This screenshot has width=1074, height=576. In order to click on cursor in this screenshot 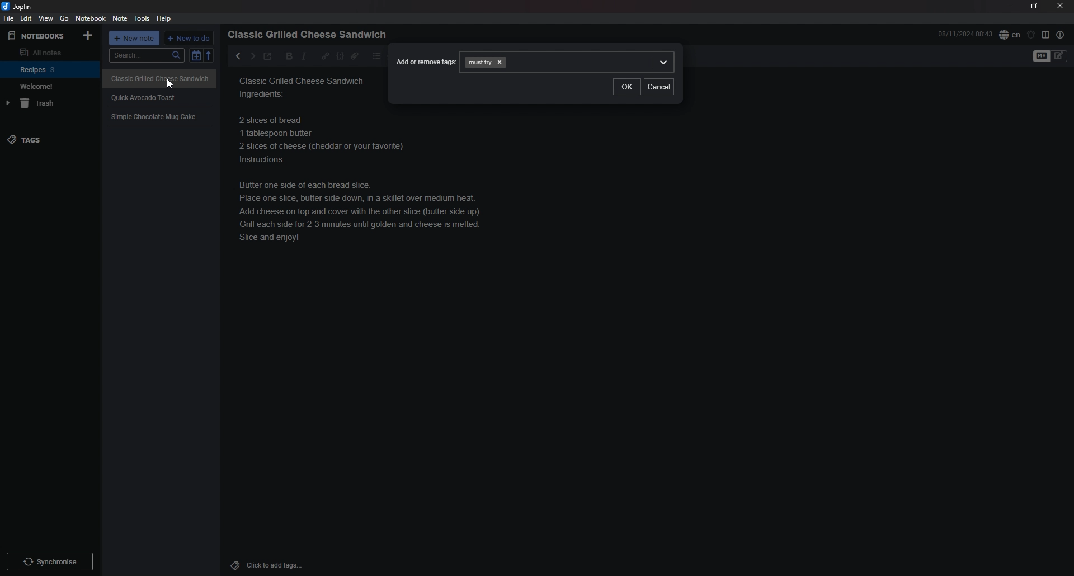, I will do `click(171, 84)`.